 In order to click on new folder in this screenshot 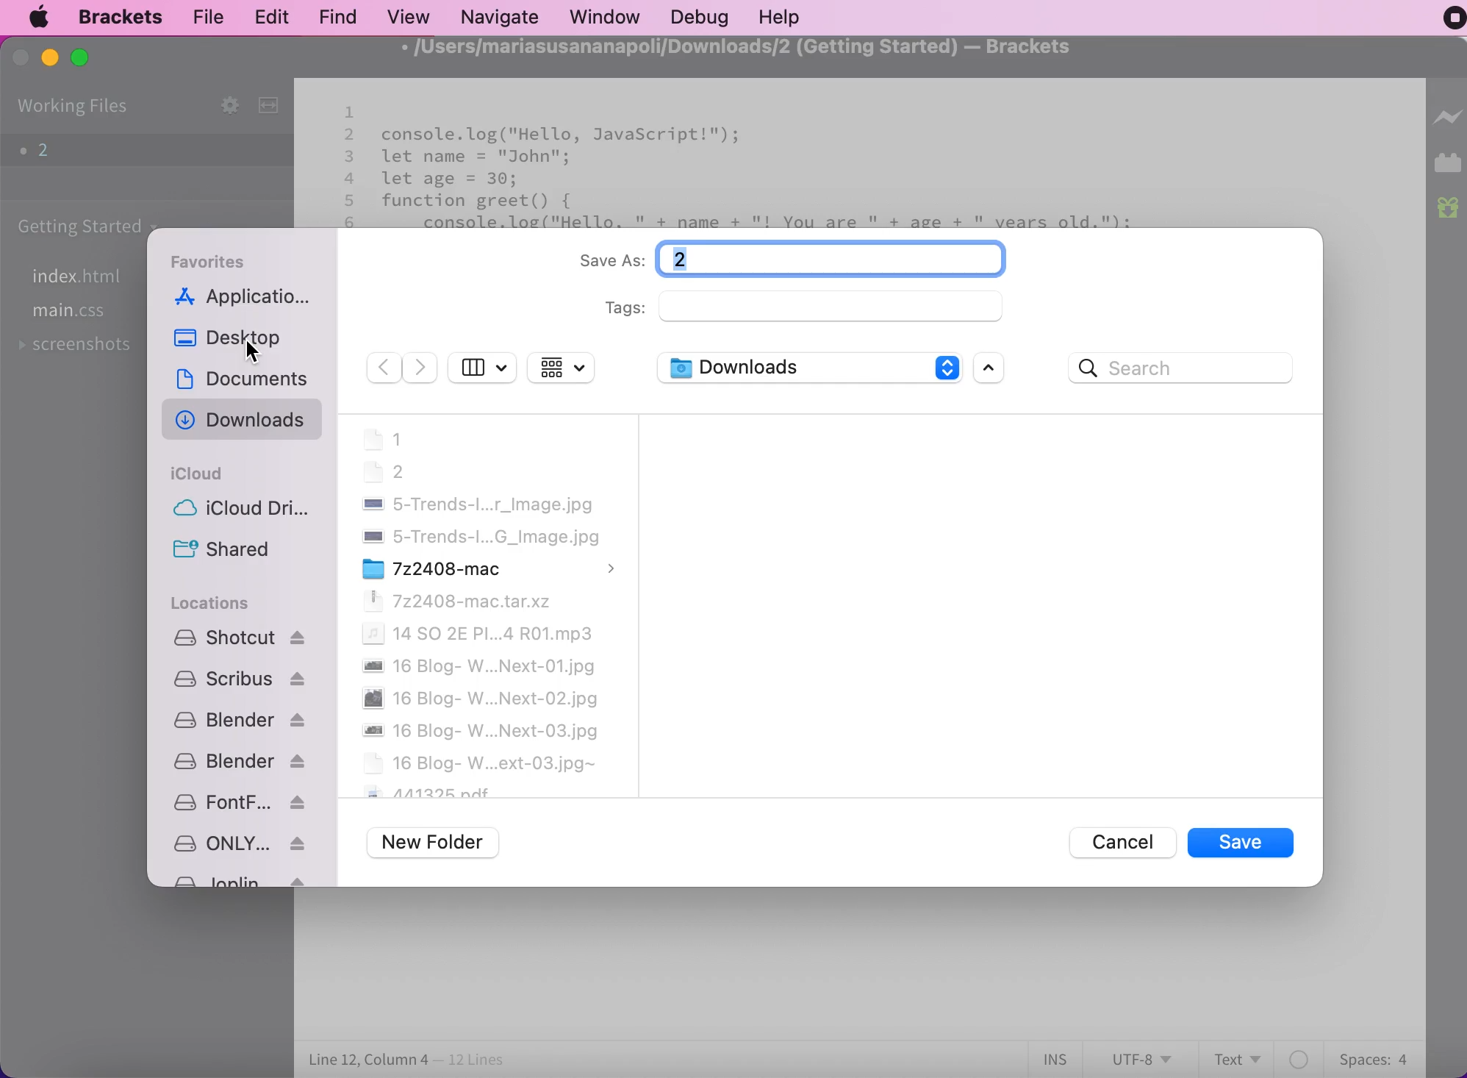, I will do `click(437, 843)`.